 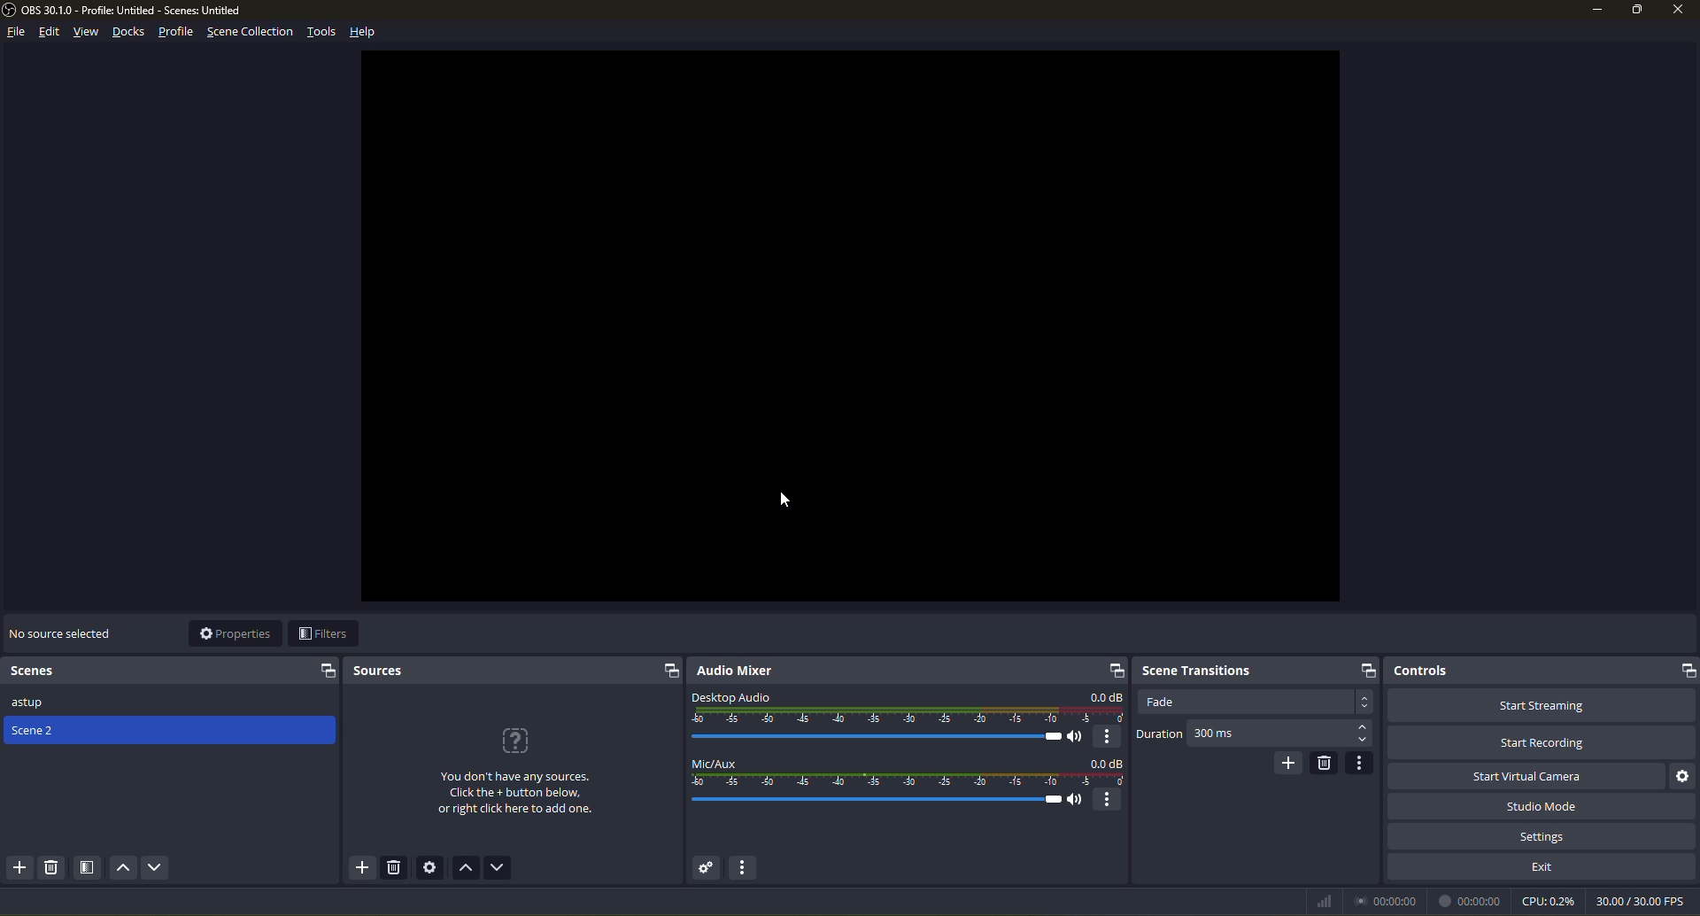 What do you see at coordinates (517, 793) in the screenshot?
I see `You don't have any sources.Click the + button below,or right click here to add one.` at bounding box center [517, 793].